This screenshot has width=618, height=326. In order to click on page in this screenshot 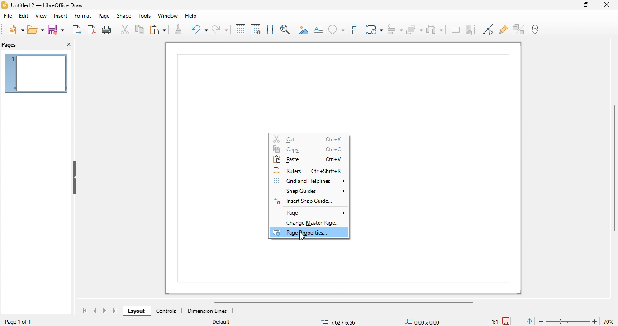, I will do `click(314, 213)`.